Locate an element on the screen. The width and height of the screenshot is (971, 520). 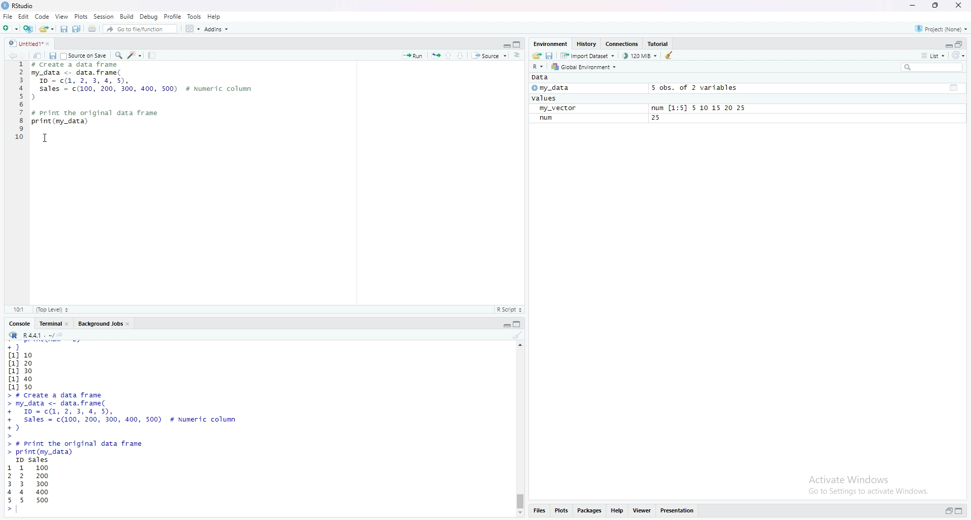
files is located at coordinates (542, 511).